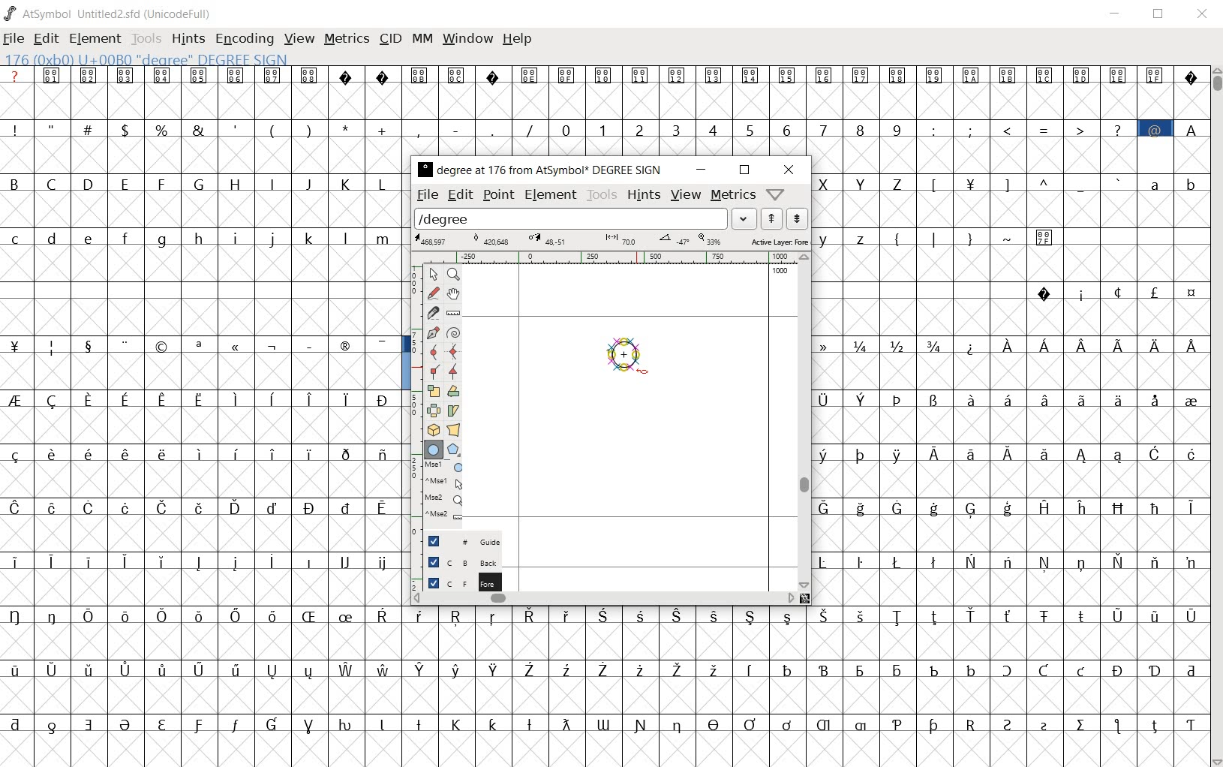 Image resolution: width=1223 pixels, height=767 pixels. Describe the element at coordinates (644, 195) in the screenshot. I see `hints` at that location.